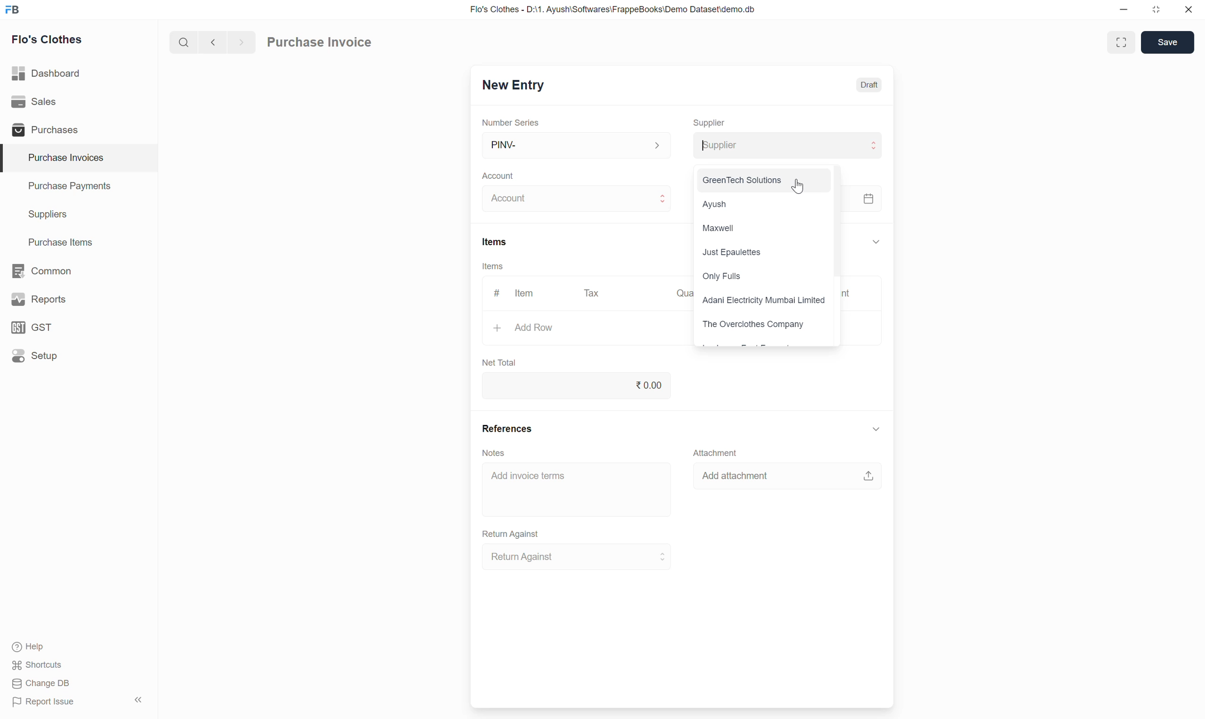  I want to click on The Overclothes Company, so click(766, 323).